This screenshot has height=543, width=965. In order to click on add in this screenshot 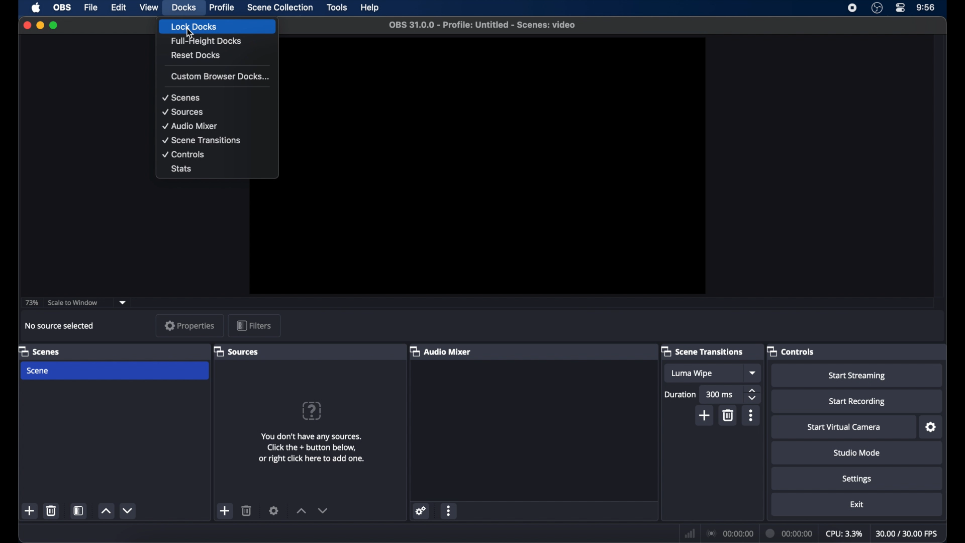, I will do `click(225, 511)`.